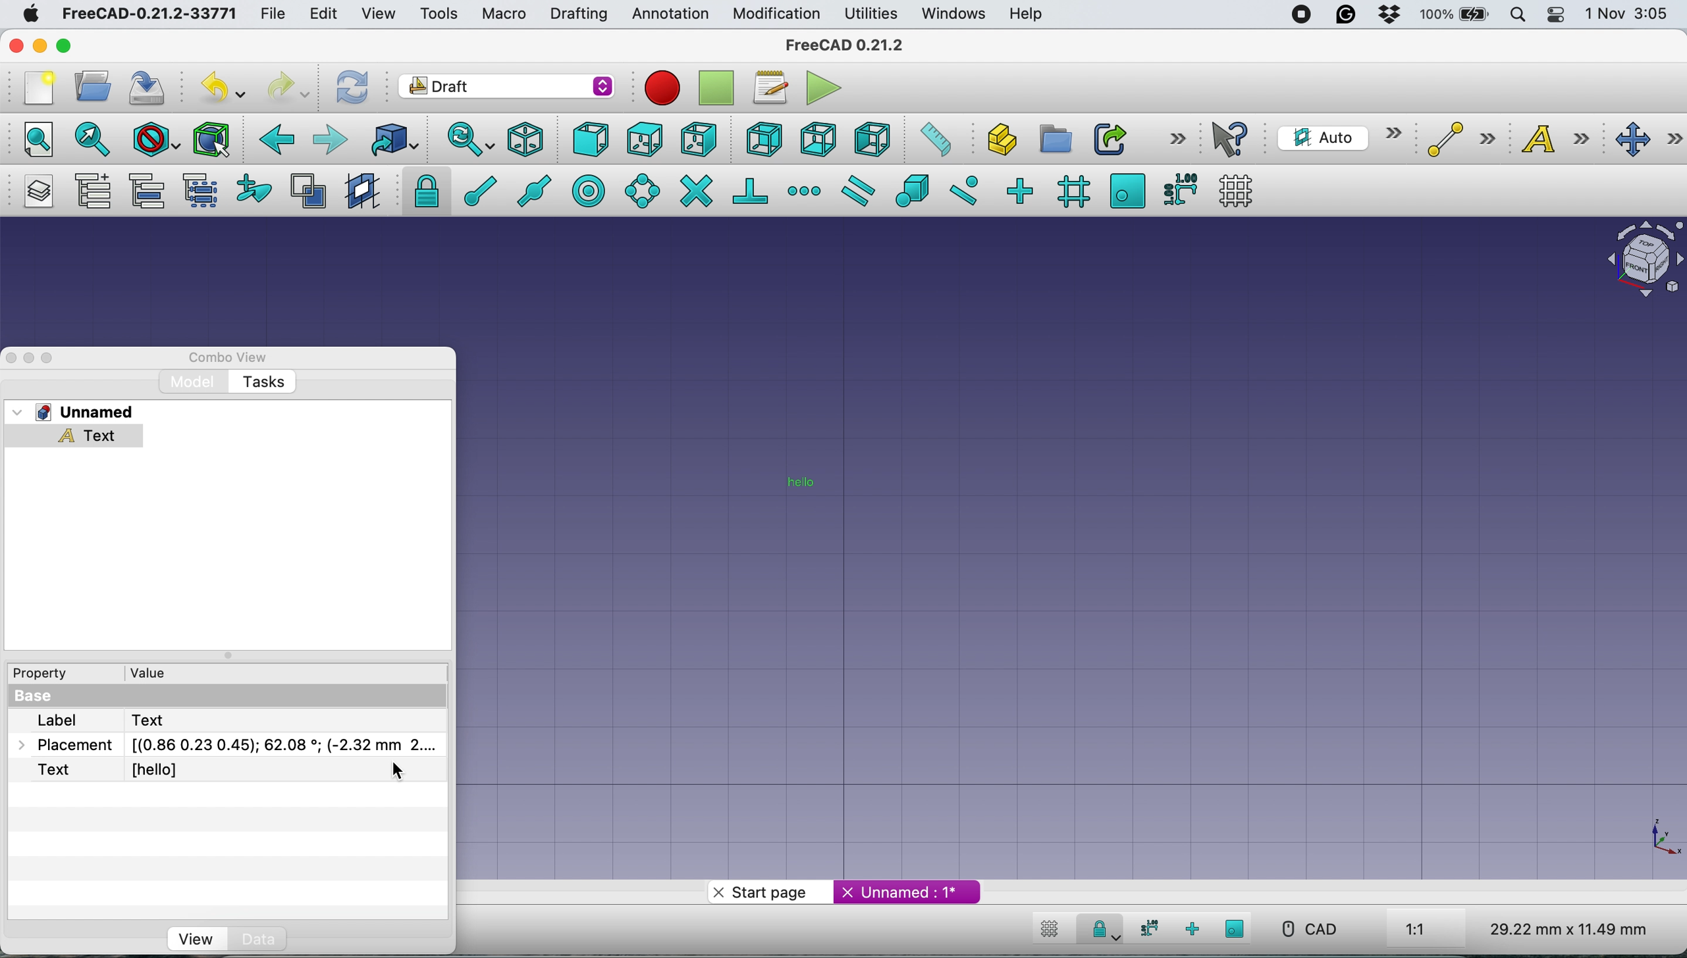 The height and width of the screenshot is (958, 1687). What do you see at coordinates (1428, 926) in the screenshot?
I see `aspect ratio` at bounding box center [1428, 926].